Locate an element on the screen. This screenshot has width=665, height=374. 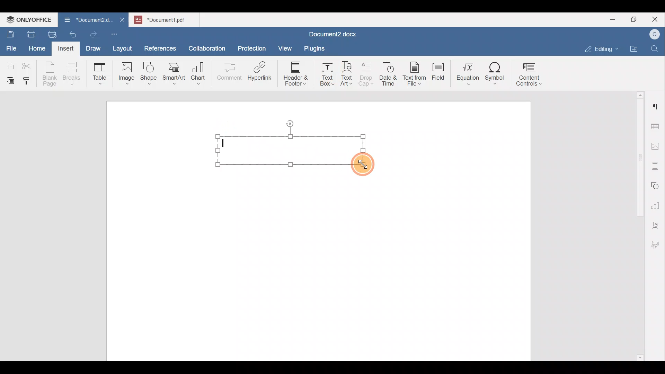
Text Art is located at coordinates (347, 74).